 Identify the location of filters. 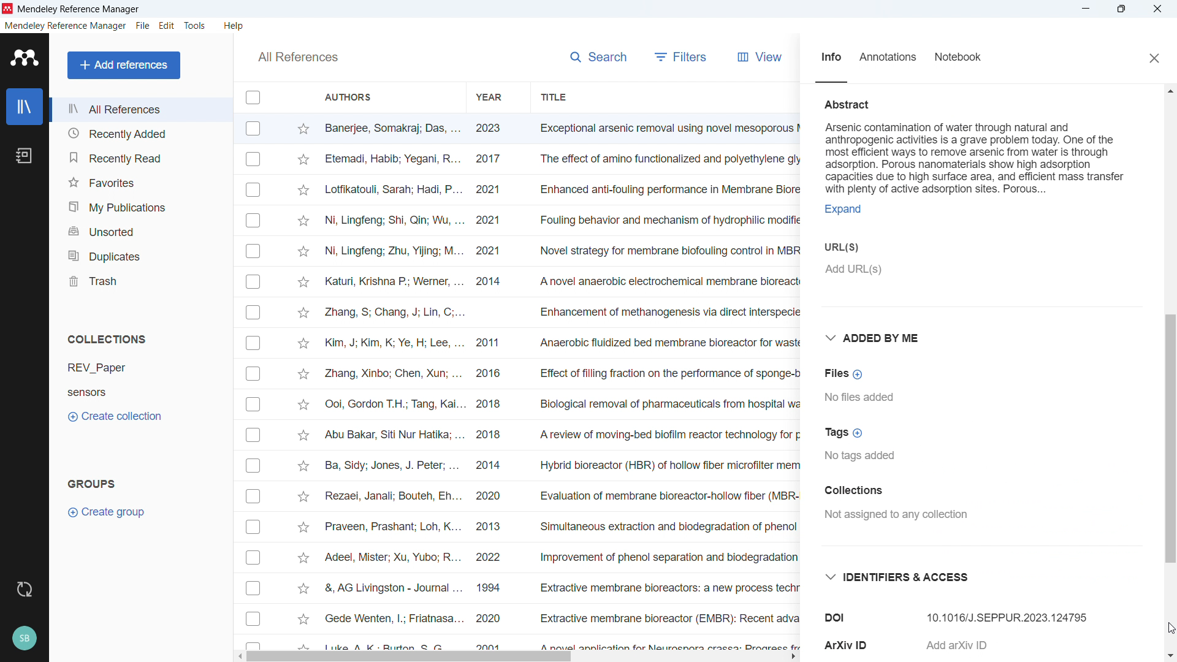
(684, 57).